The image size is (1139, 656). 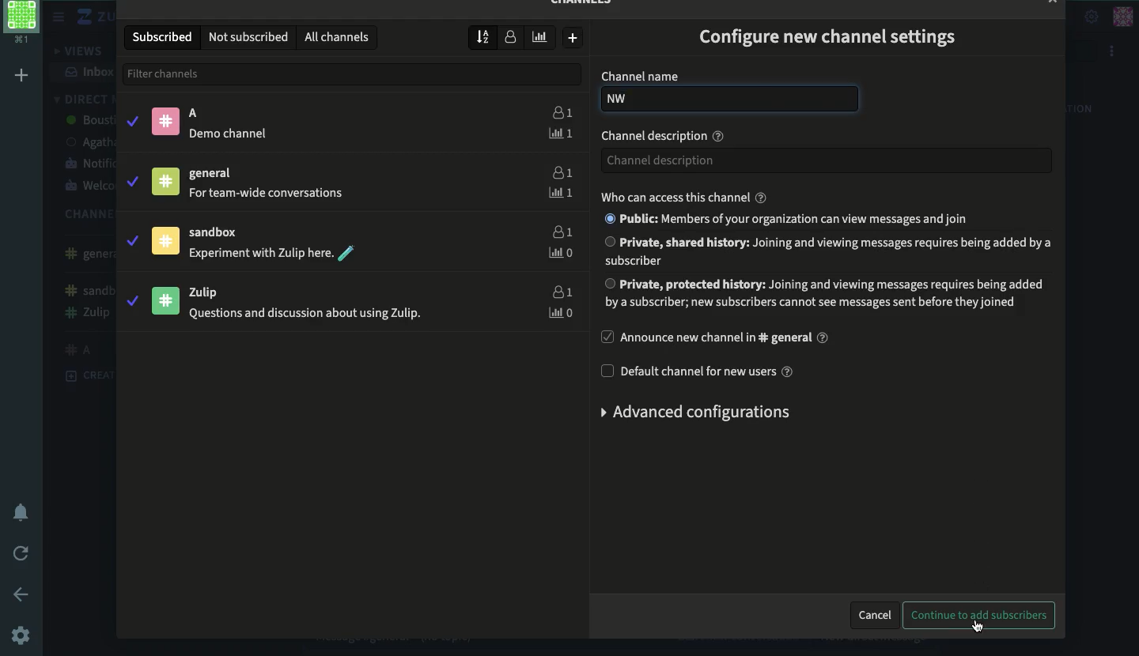 What do you see at coordinates (220, 232) in the screenshot?
I see `sandbox` at bounding box center [220, 232].